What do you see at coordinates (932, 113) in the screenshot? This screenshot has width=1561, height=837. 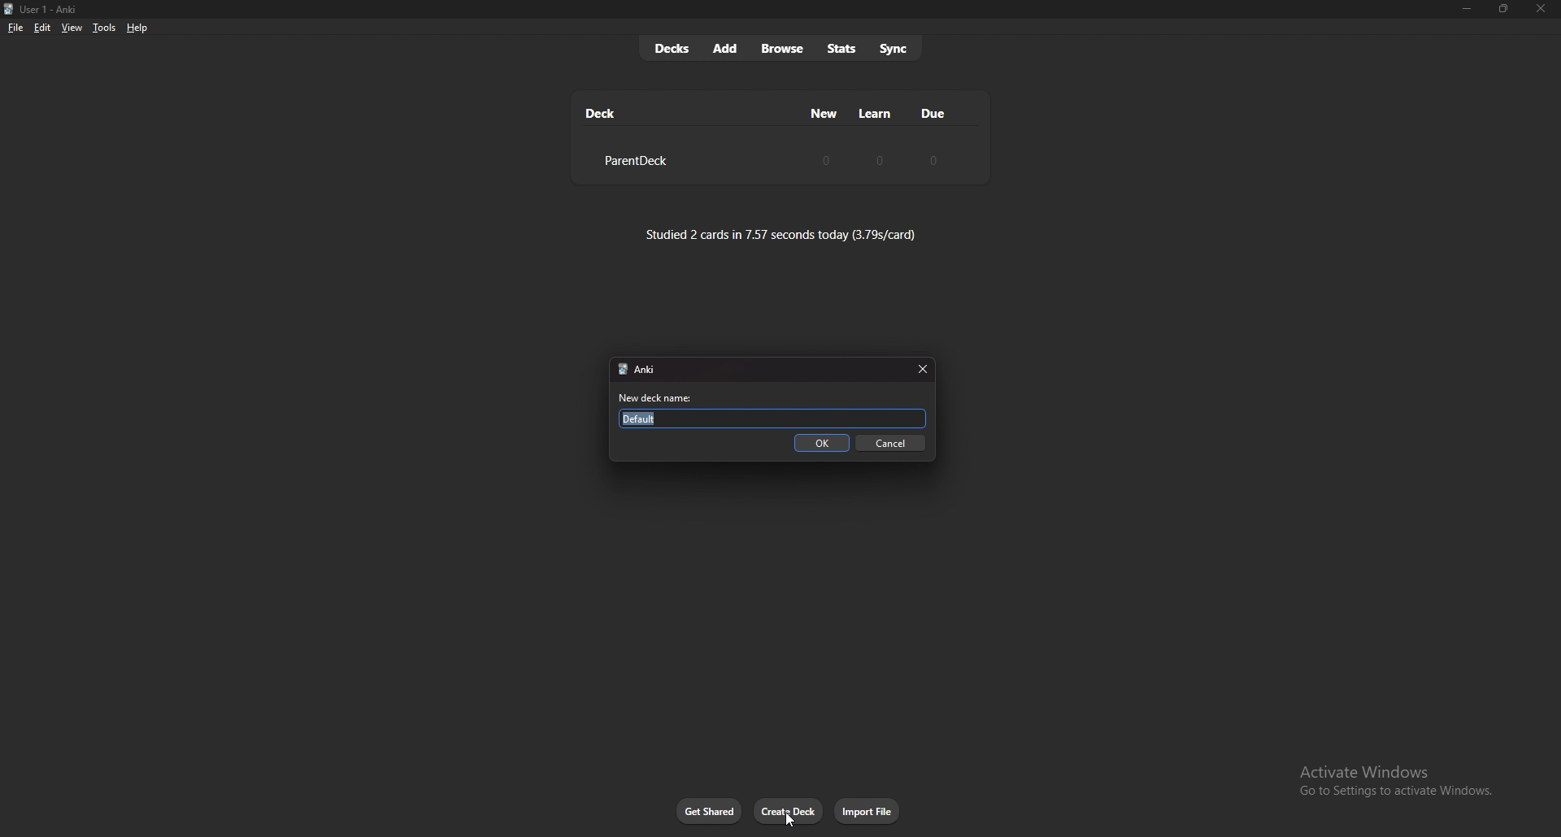 I see `due` at bounding box center [932, 113].